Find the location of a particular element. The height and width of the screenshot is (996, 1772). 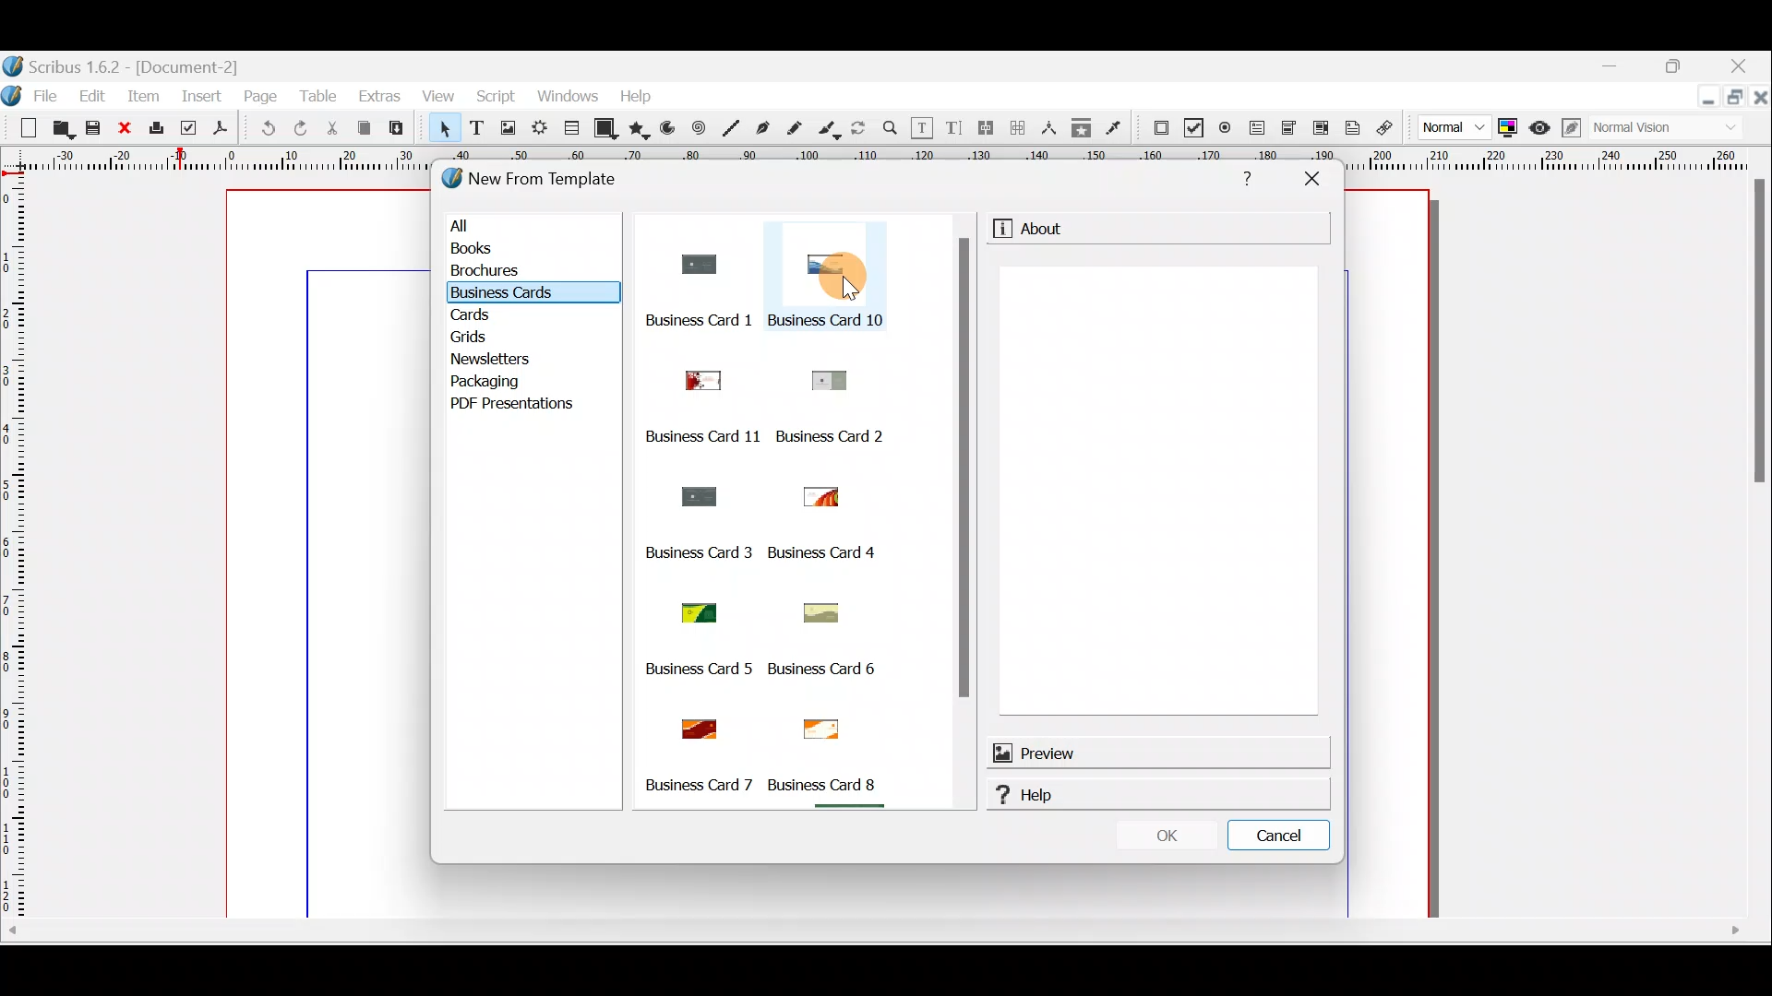

Business card image is located at coordinates (691, 609).